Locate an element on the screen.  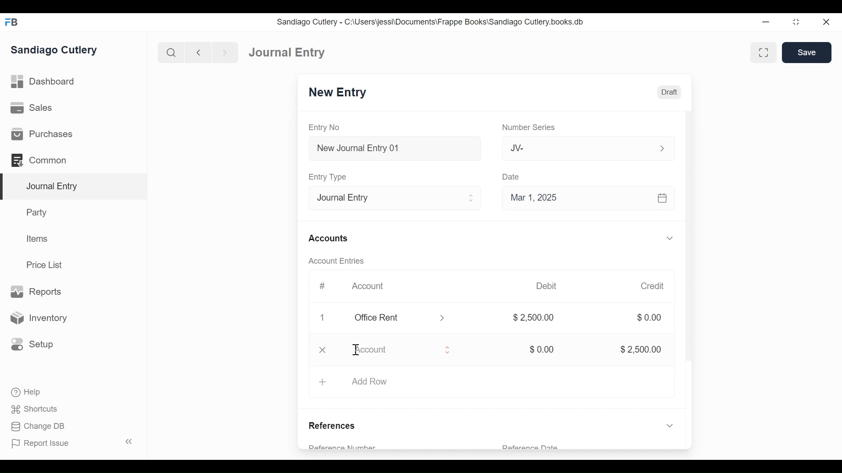
Date is located at coordinates (511, 176).